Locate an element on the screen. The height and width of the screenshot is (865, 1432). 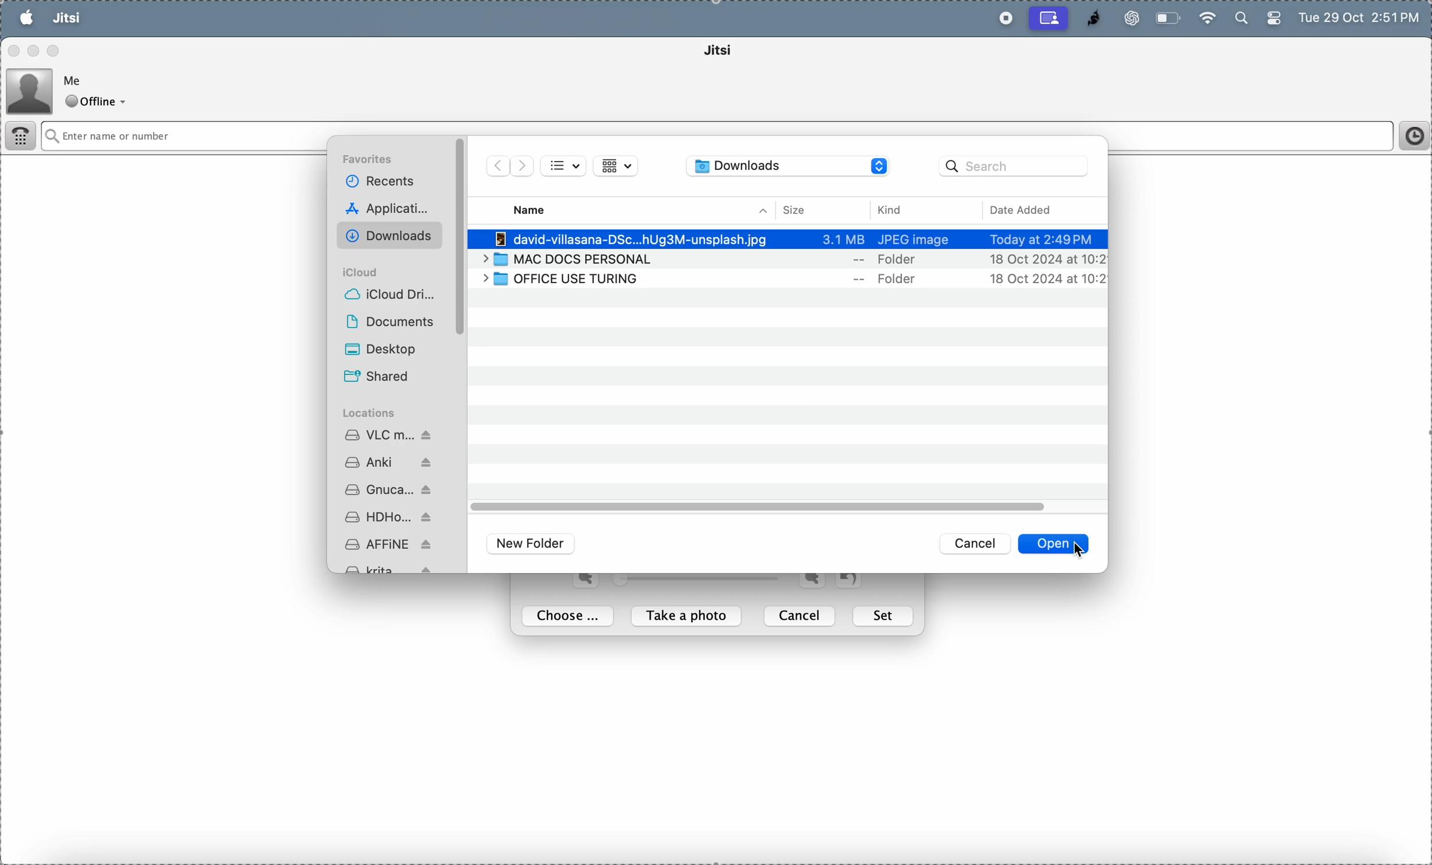
offline is located at coordinates (99, 102).